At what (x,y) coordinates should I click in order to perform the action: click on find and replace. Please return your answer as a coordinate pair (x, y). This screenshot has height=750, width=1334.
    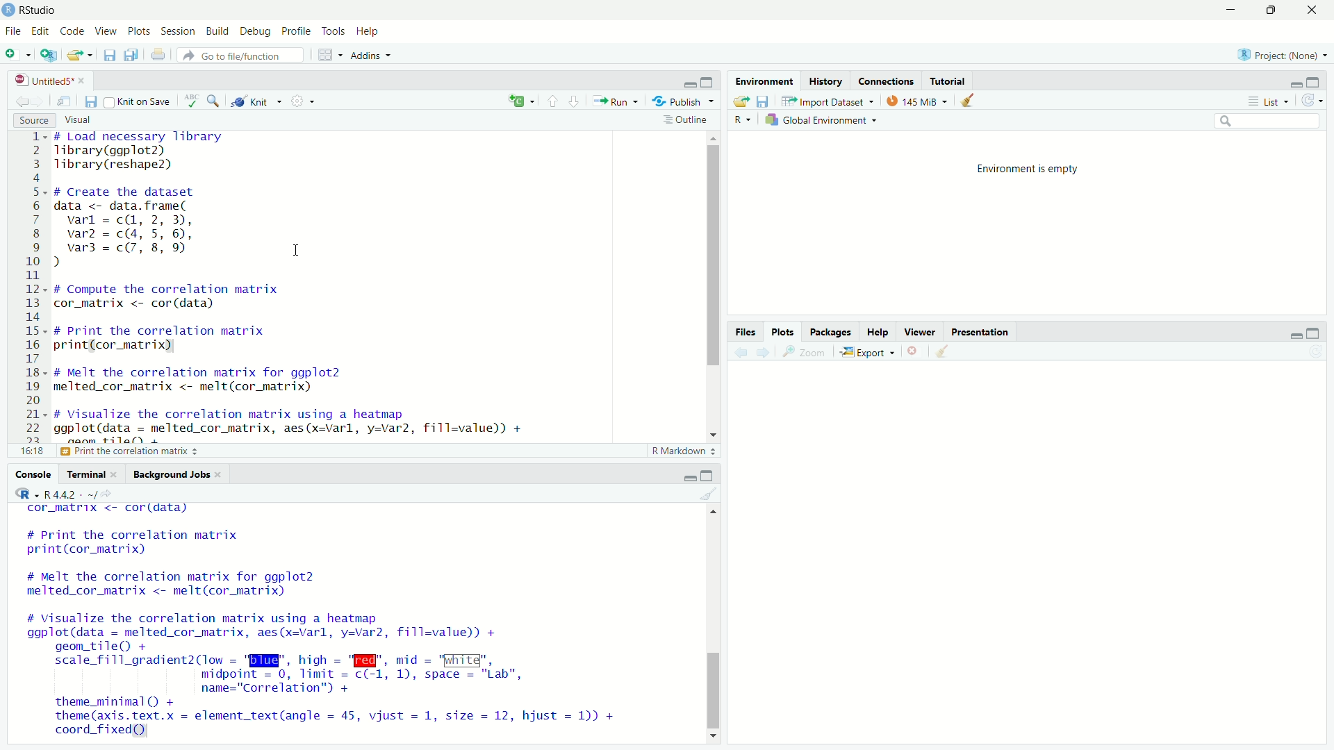
    Looking at the image, I should click on (213, 101).